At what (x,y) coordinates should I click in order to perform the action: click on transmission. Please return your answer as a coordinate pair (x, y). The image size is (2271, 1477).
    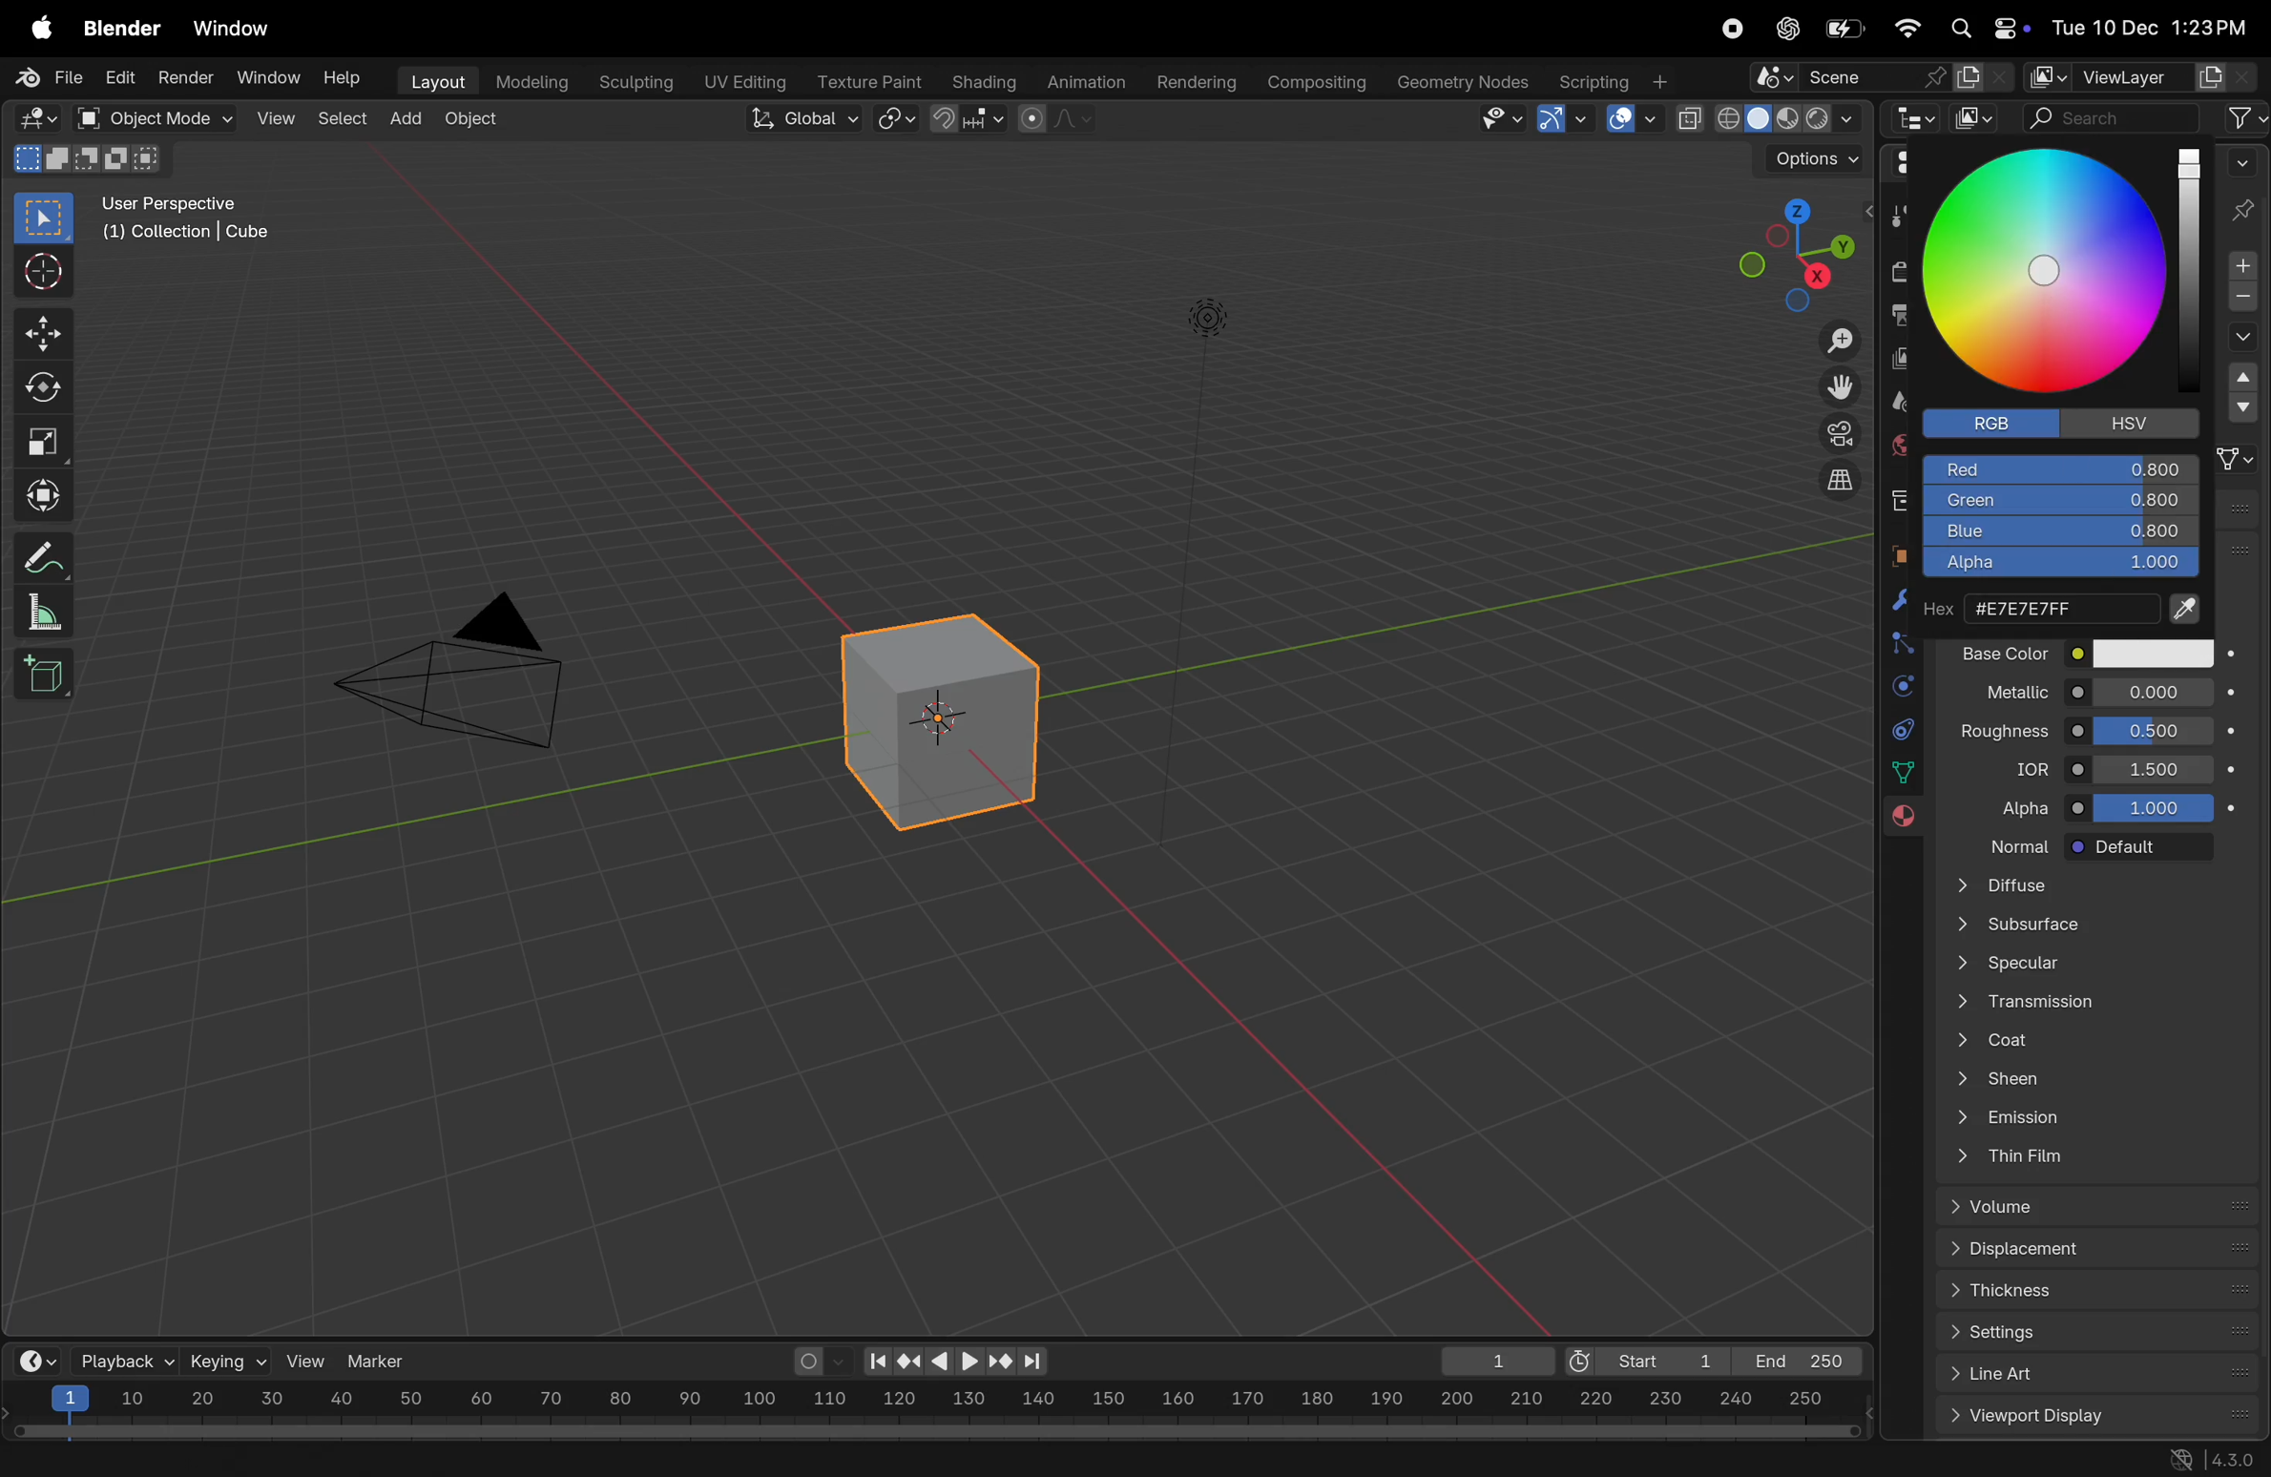
    Looking at the image, I should click on (2094, 1001).